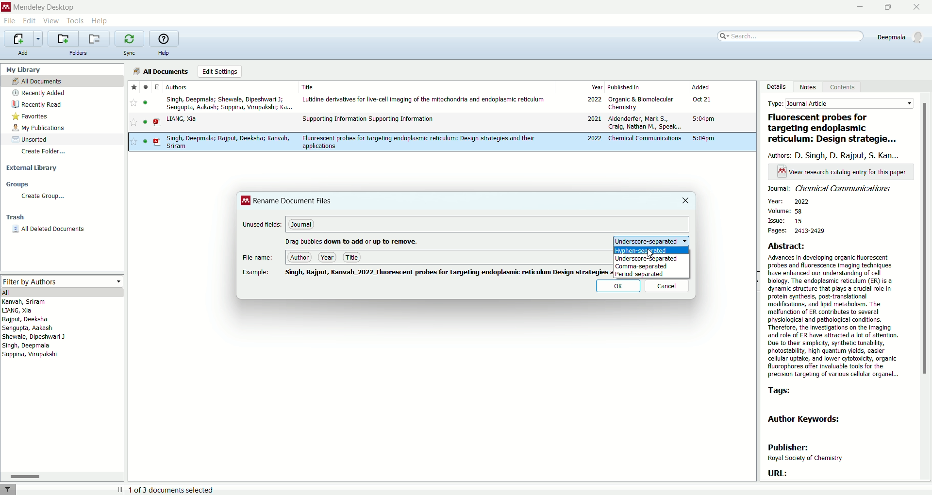 The height and width of the screenshot is (495, 932). Describe the element at coordinates (810, 87) in the screenshot. I see `notes` at that location.